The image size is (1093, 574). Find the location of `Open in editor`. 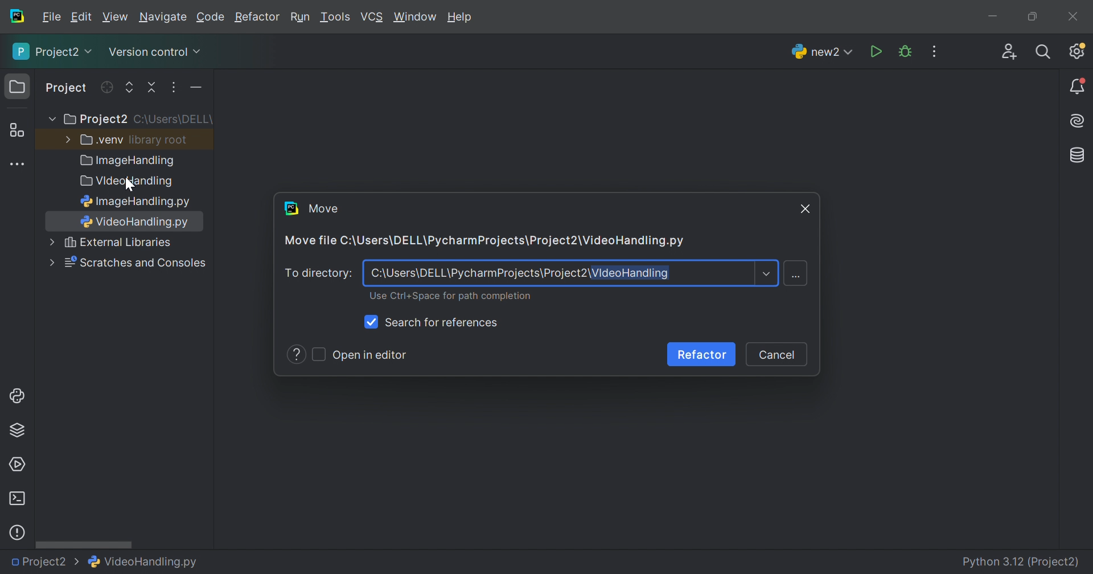

Open in editor is located at coordinates (369, 356).